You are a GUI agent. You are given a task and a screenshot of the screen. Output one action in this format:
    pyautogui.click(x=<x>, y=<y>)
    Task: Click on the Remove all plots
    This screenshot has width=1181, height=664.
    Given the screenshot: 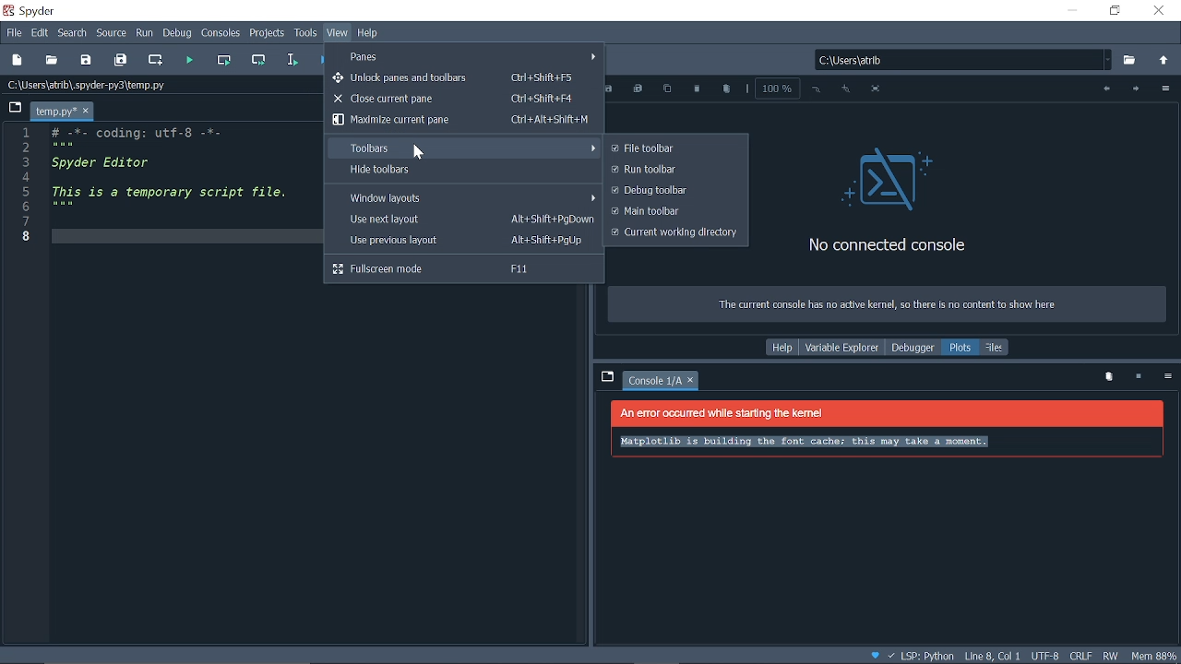 What is the action you would take?
    pyautogui.click(x=726, y=90)
    